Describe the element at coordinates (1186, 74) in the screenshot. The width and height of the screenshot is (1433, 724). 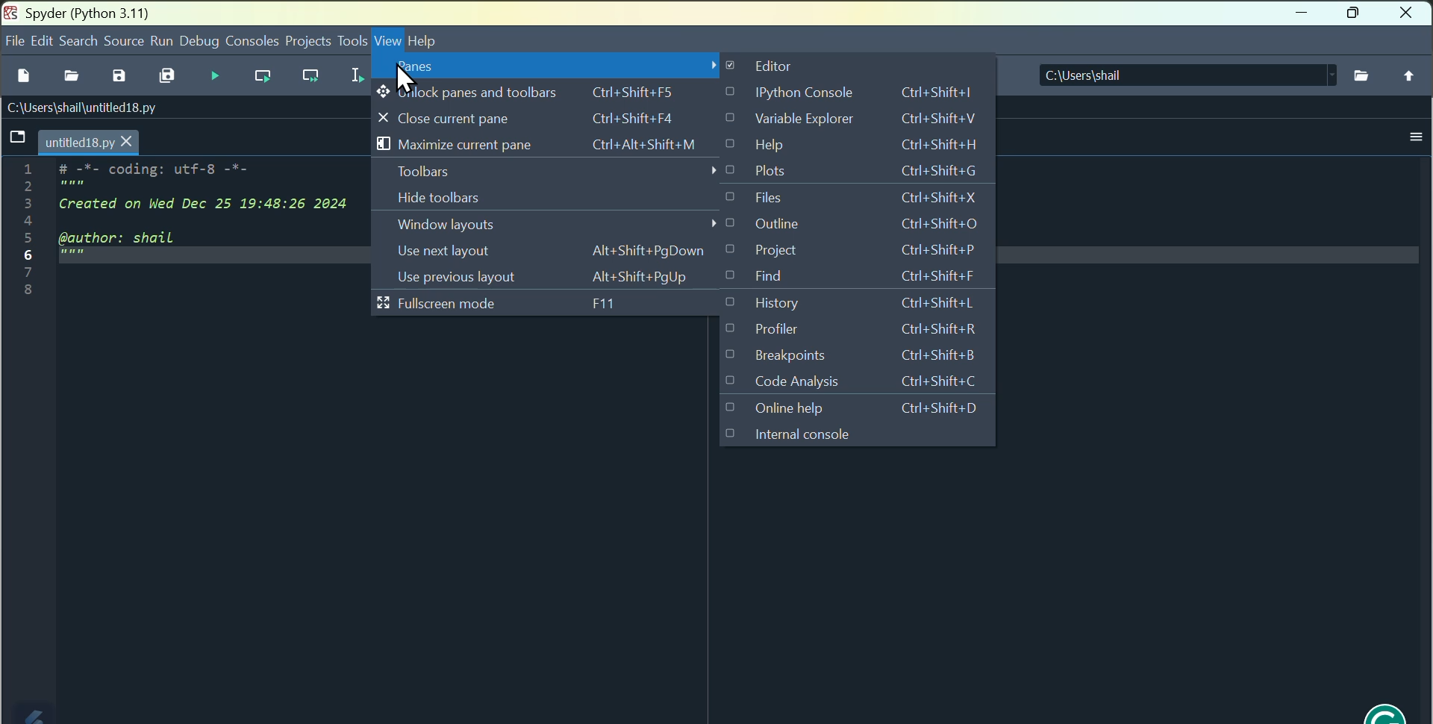
I see `C:\Users\Shail` at that location.